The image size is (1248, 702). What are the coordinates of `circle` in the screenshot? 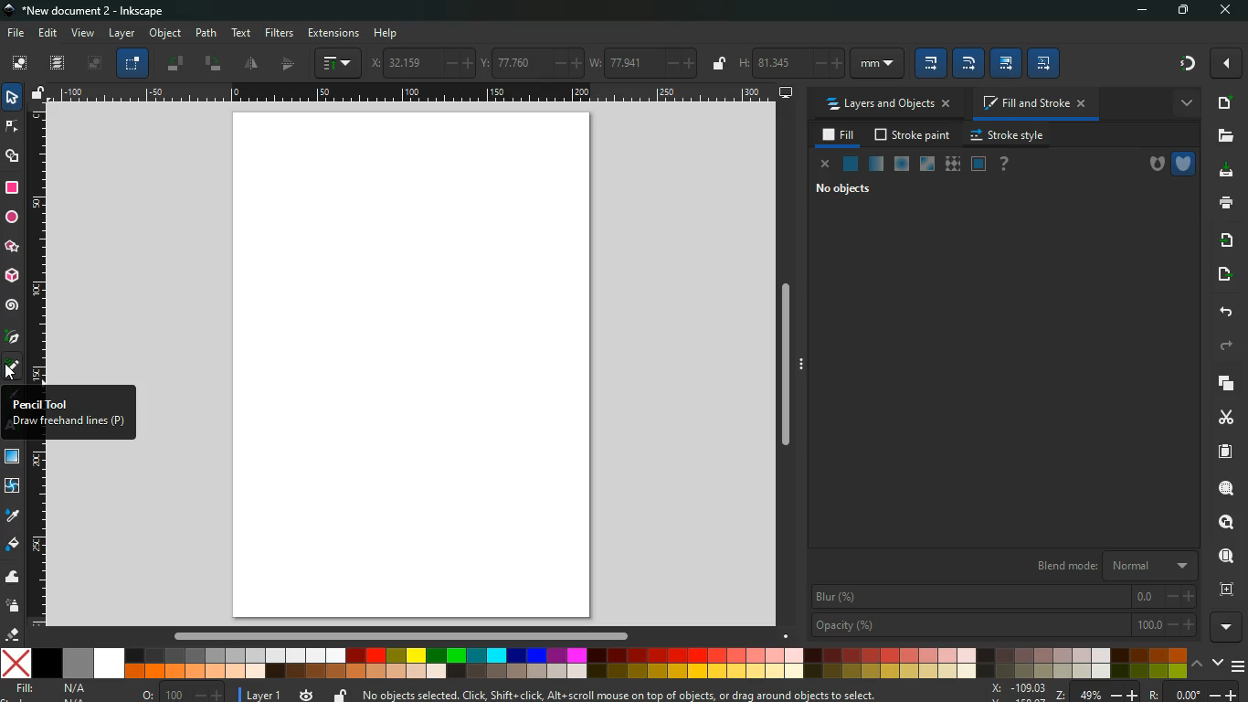 It's located at (11, 218).